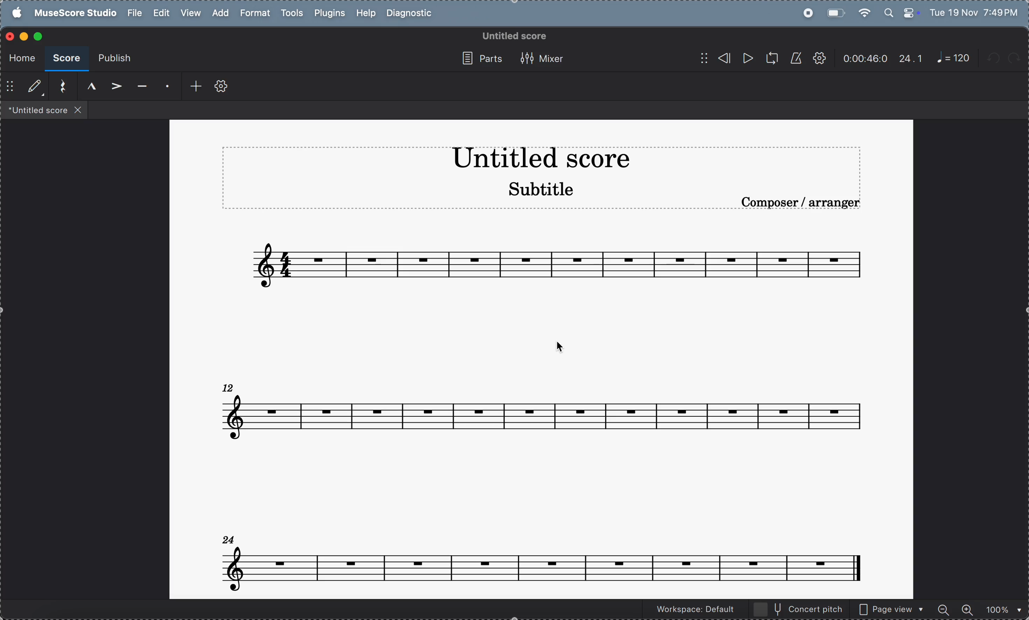  I want to click on settings, so click(819, 59).